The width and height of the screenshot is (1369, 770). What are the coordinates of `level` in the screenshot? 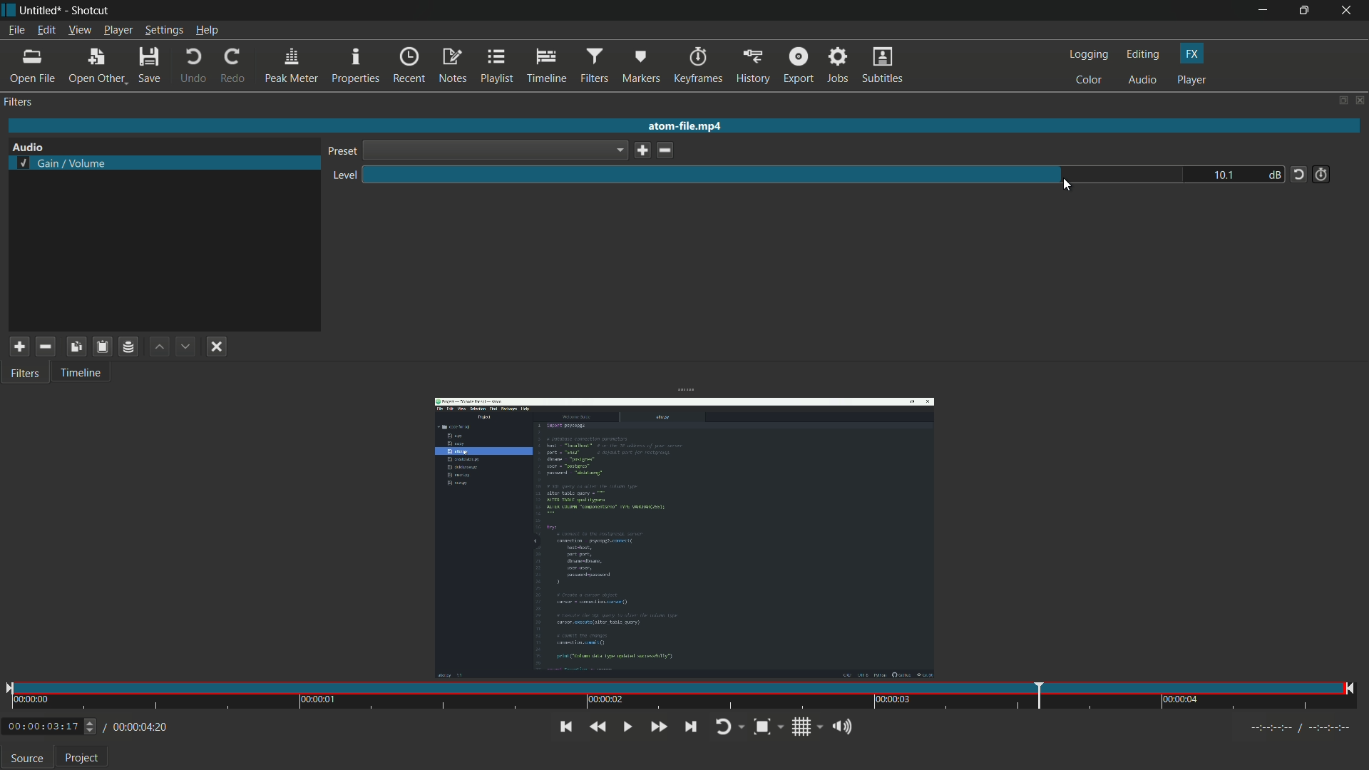 It's located at (344, 176).